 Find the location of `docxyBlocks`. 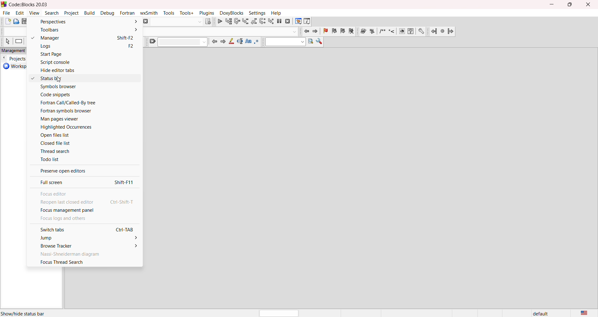

docxyBlocks is located at coordinates (231, 13).